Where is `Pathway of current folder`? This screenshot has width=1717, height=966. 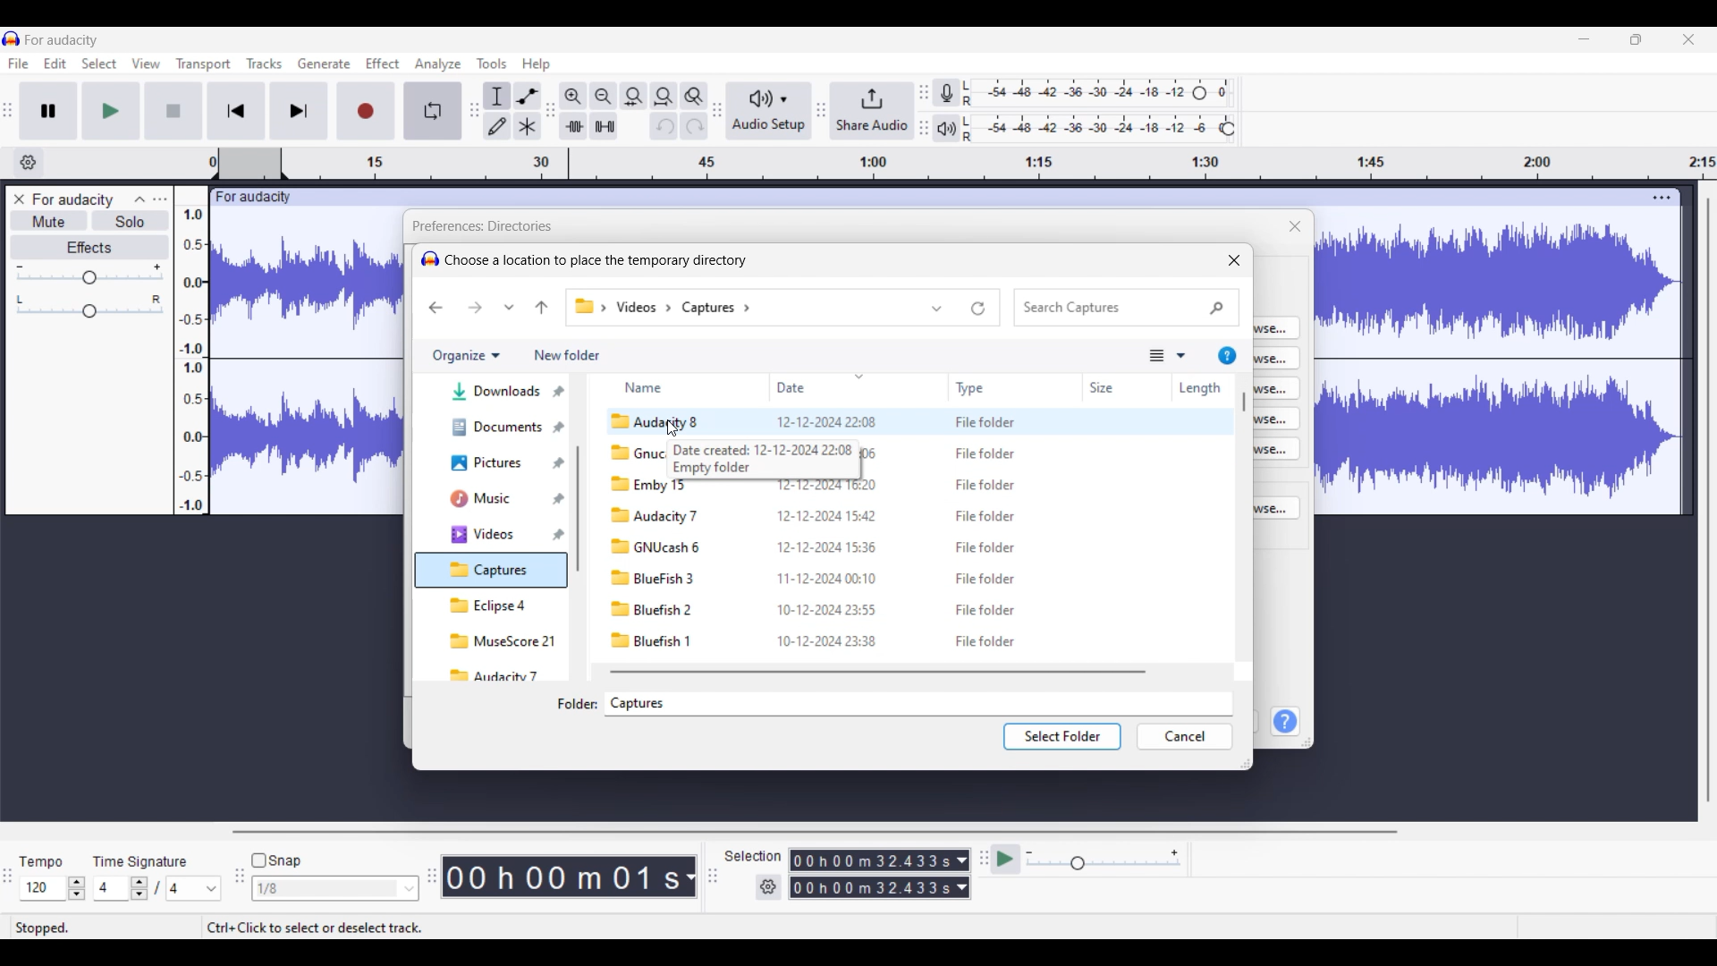
Pathway of current folder is located at coordinates (664, 307).